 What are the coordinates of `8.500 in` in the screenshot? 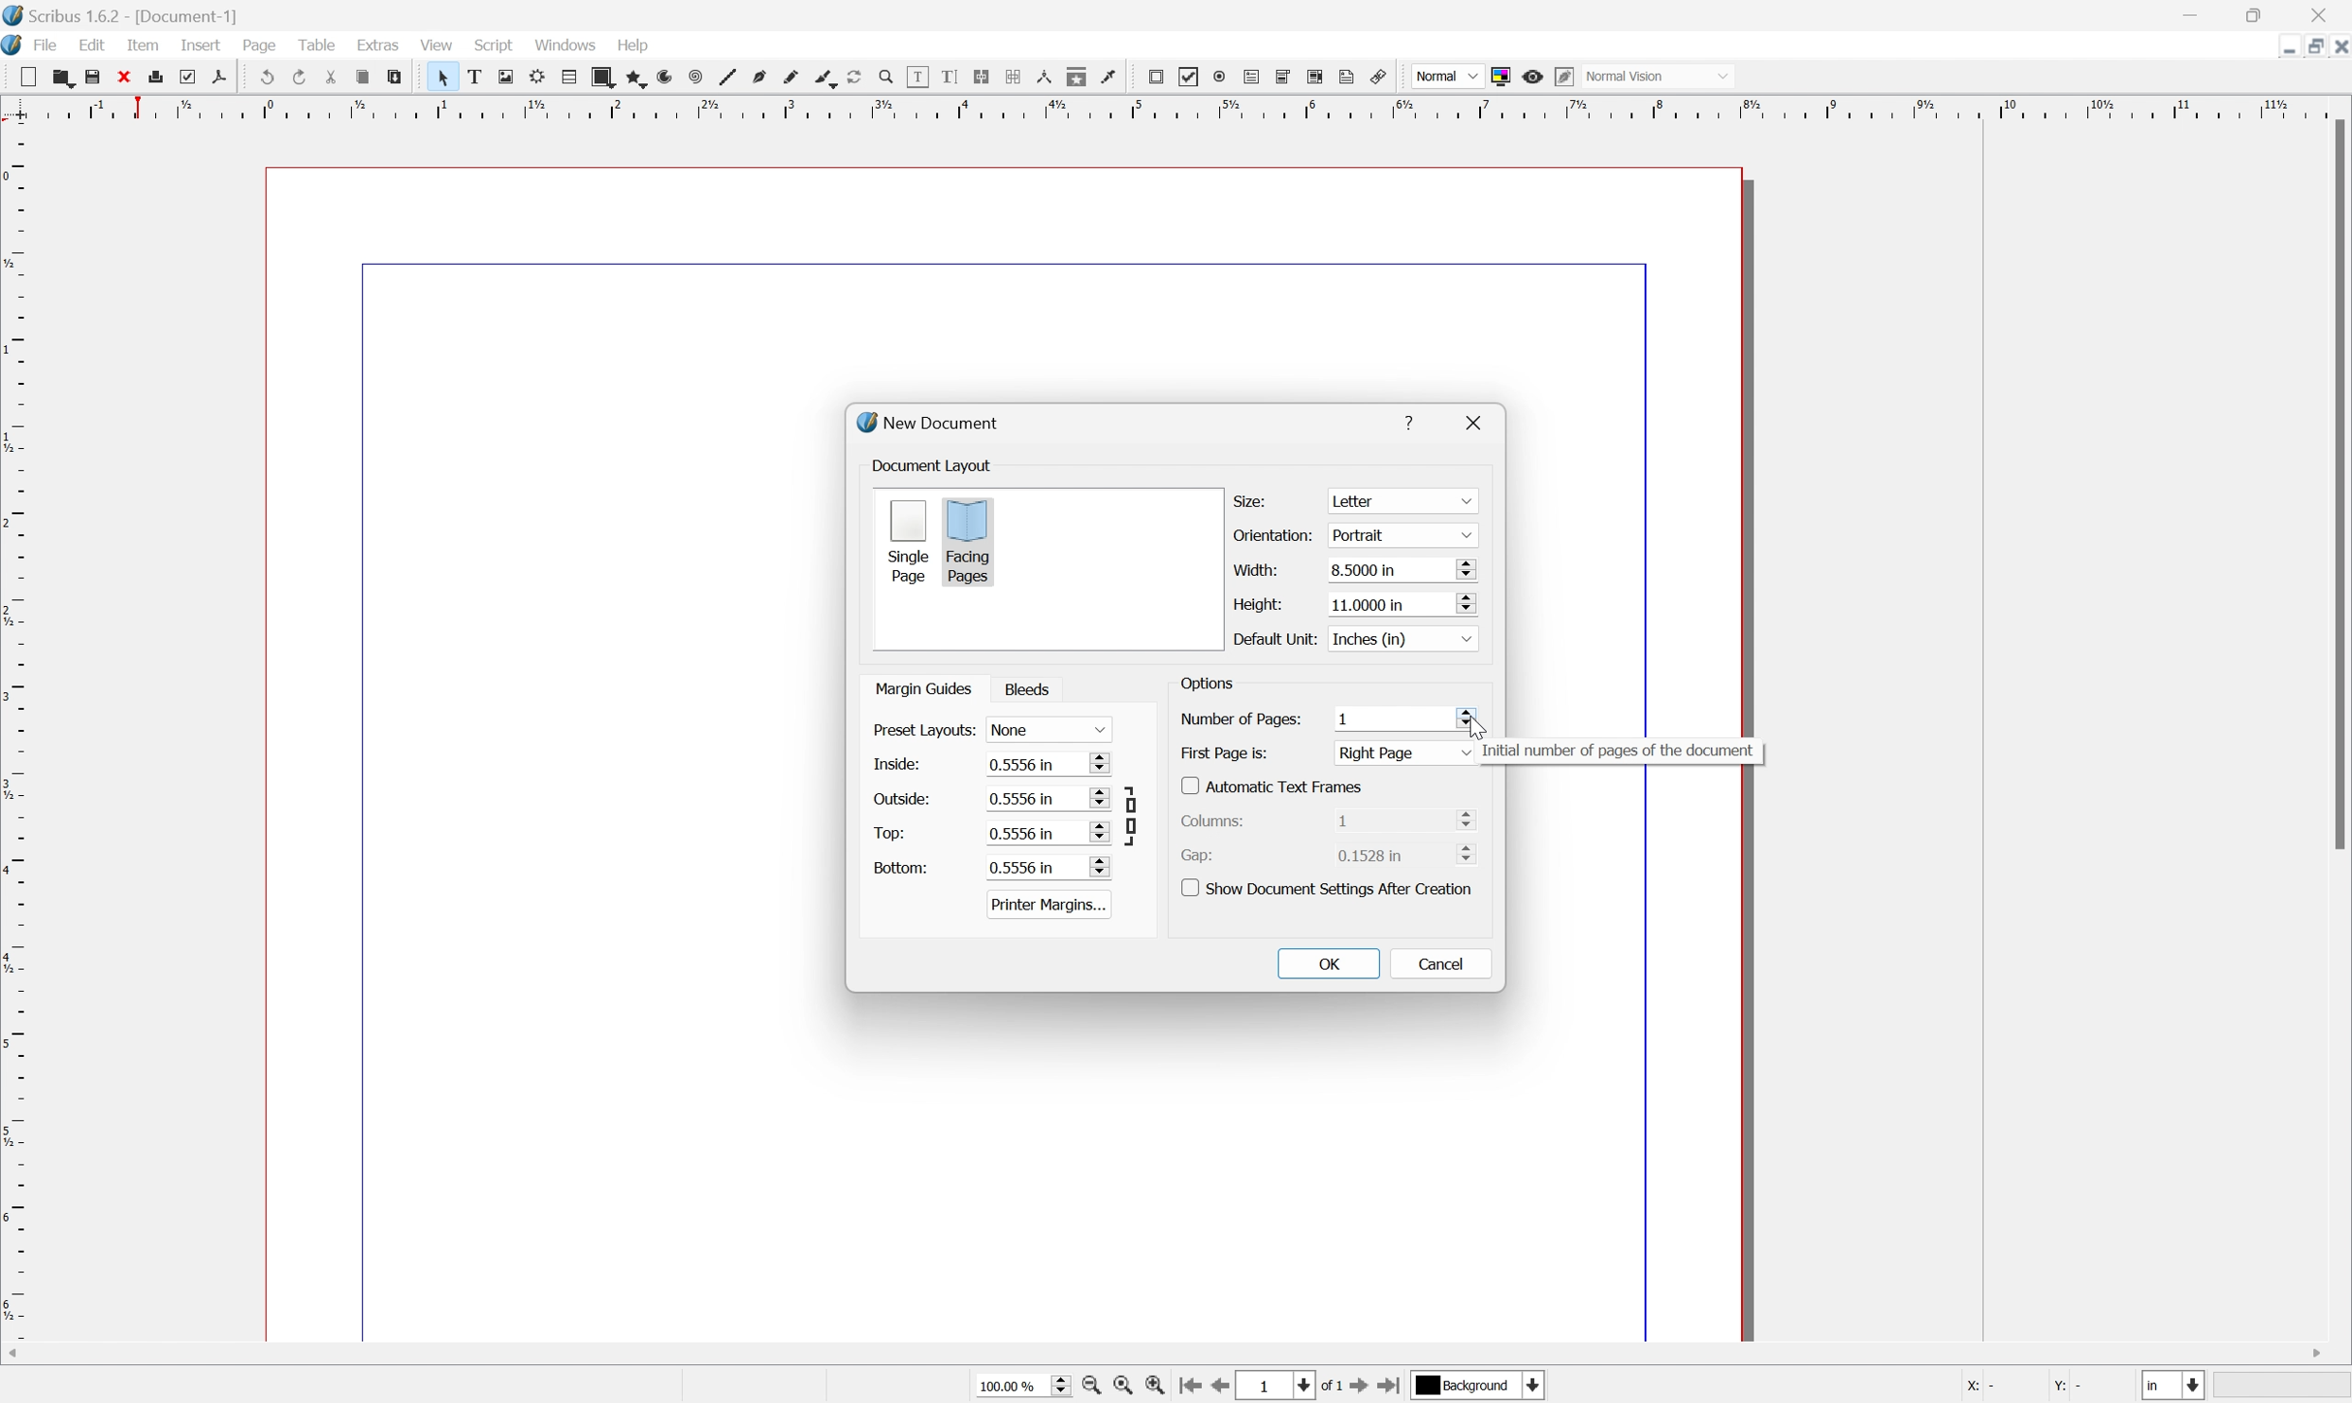 It's located at (1402, 571).